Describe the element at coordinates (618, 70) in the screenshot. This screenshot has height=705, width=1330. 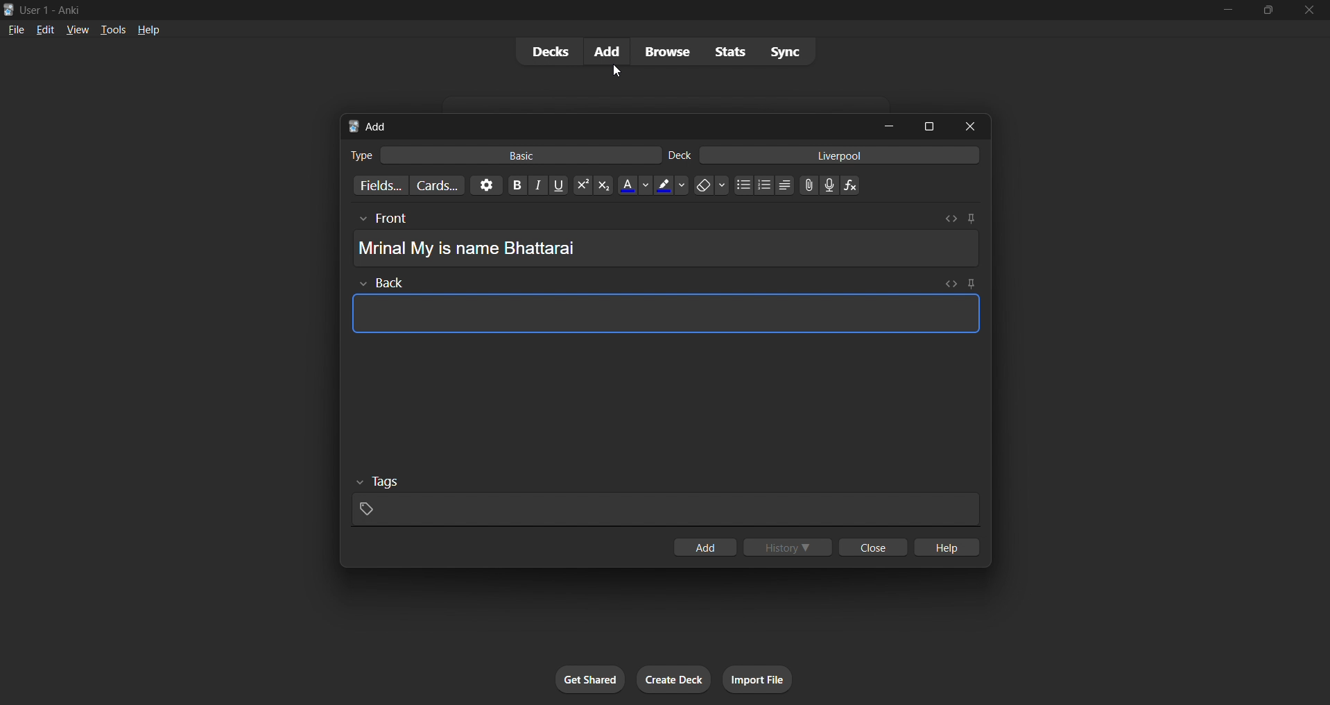
I see `Cursor` at that location.